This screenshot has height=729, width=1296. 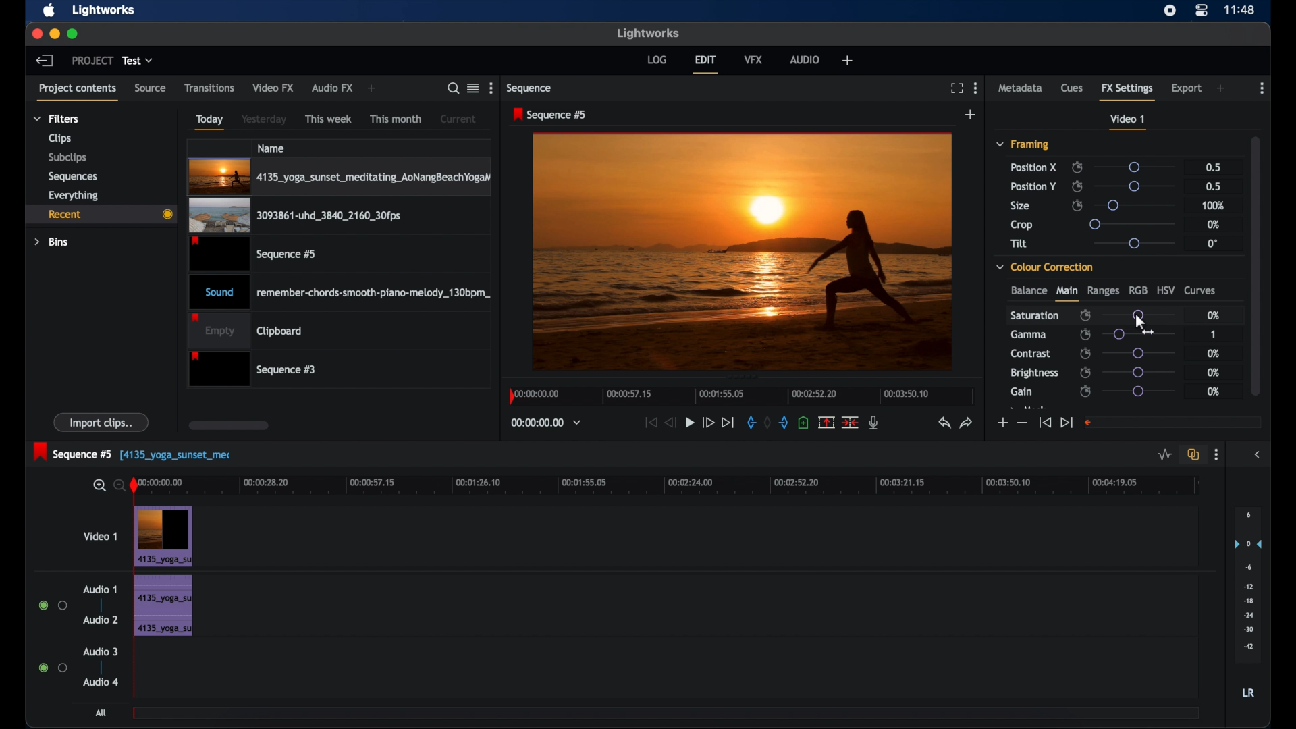 I want to click on mic, so click(x=875, y=423).